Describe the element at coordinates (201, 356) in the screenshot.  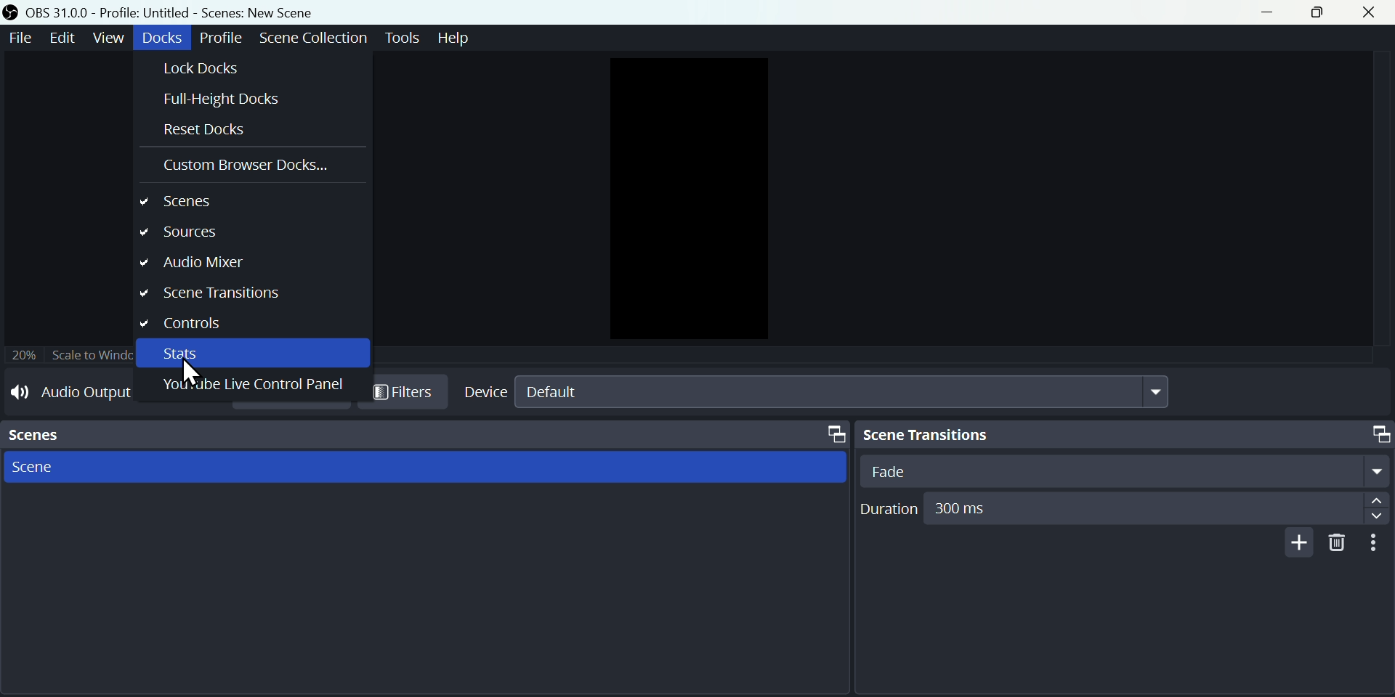
I see `Stats` at that location.